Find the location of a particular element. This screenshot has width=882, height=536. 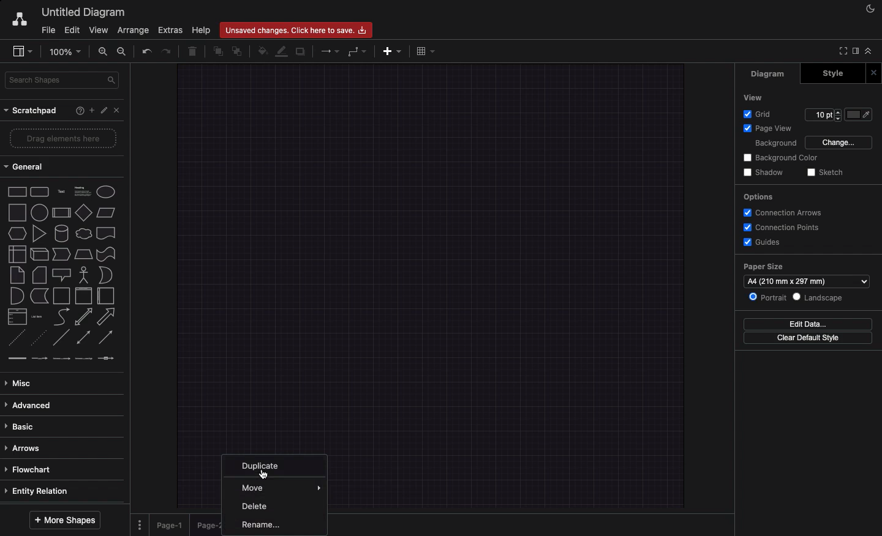

Connection arrows is located at coordinates (785, 211).